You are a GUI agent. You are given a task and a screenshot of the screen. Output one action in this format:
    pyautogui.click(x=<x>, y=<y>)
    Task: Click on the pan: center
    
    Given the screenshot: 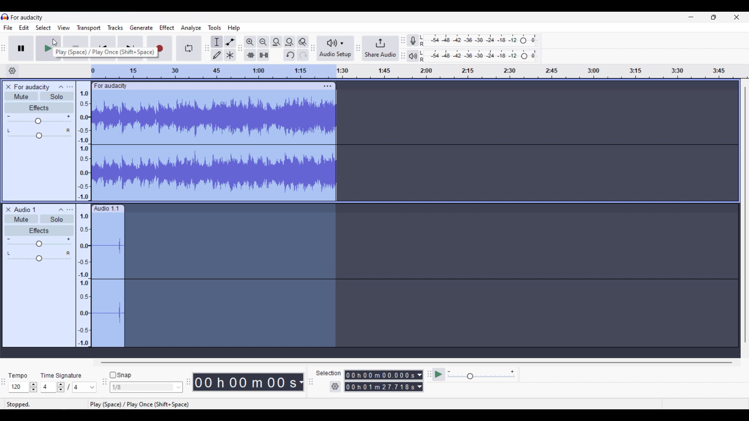 What is the action you would take?
    pyautogui.click(x=40, y=256)
    